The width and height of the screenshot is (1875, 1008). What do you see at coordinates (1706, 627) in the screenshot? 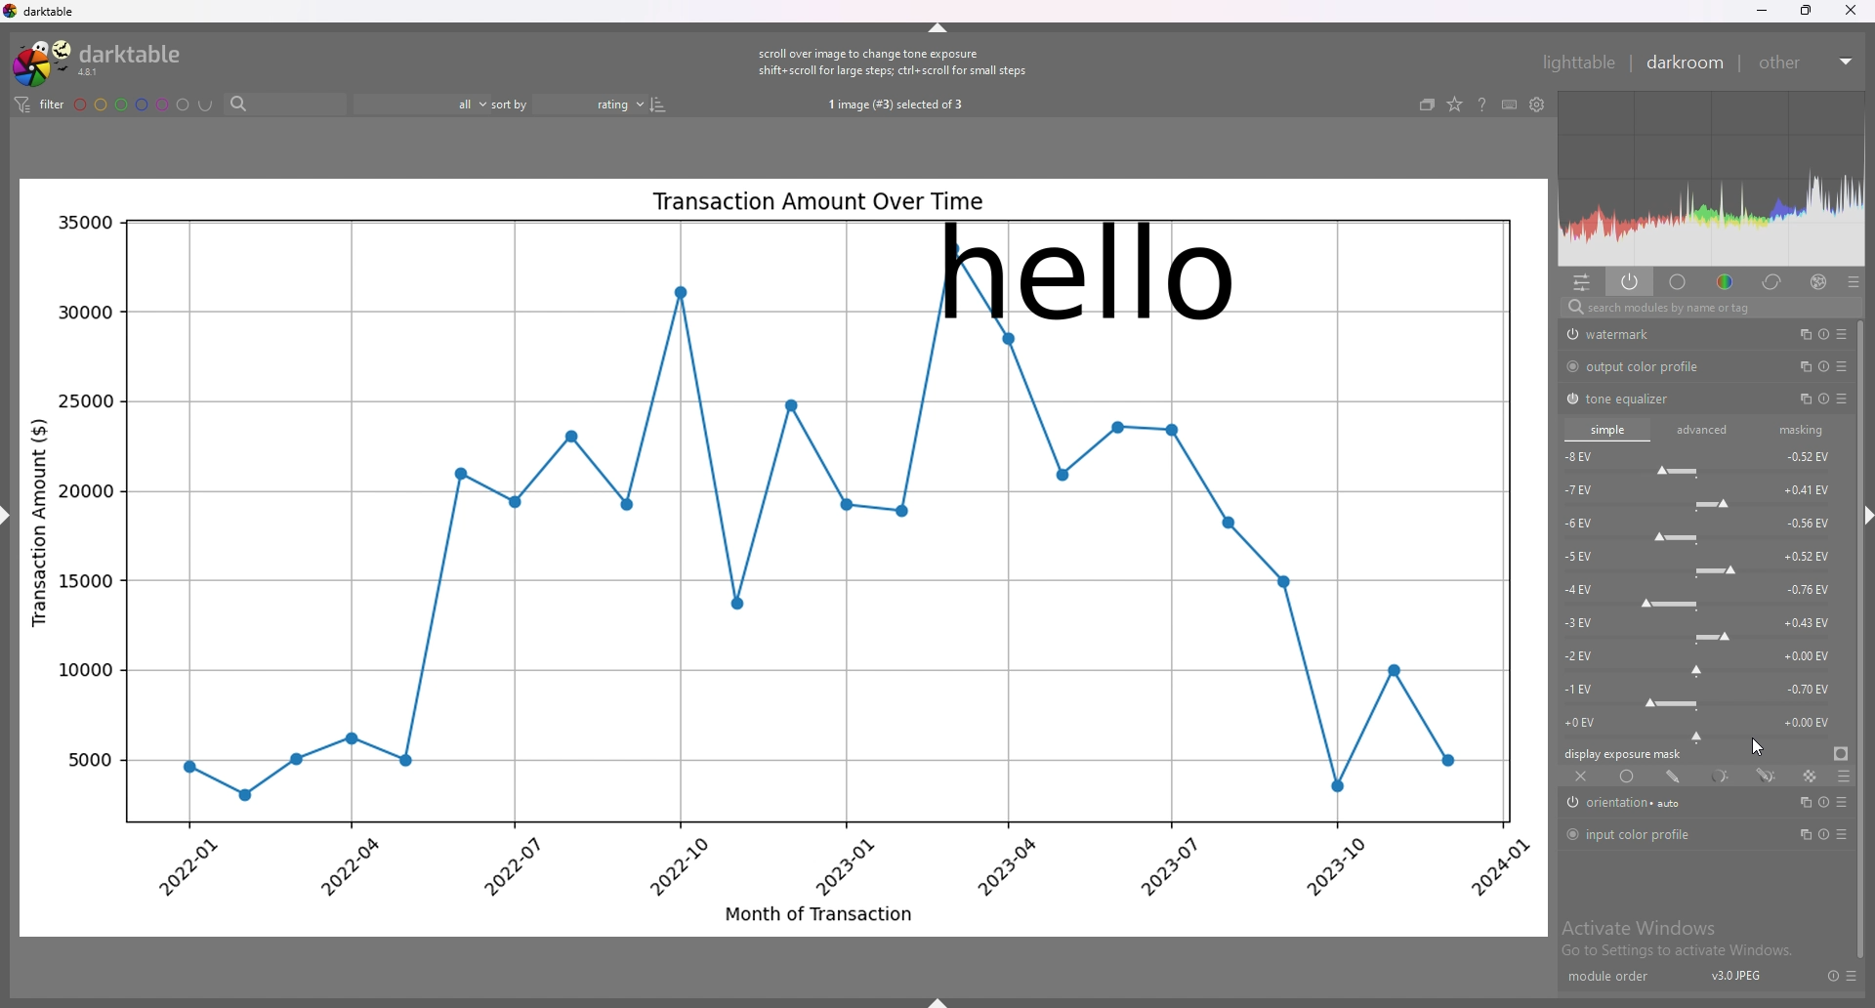
I see `-3 EV force` at bounding box center [1706, 627].